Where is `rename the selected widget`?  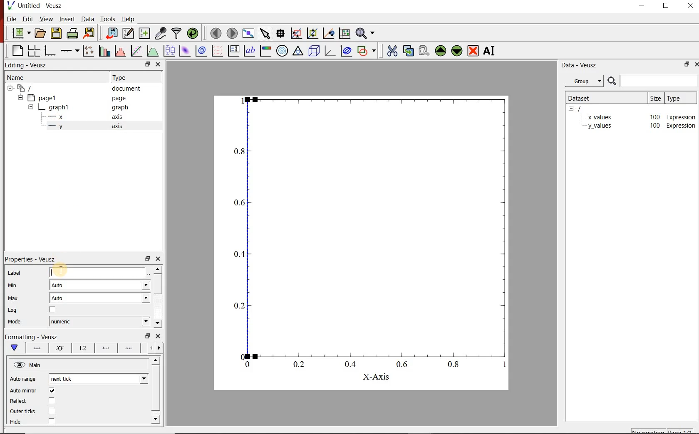 rename the selected widget is located at coordinates (490, 52).